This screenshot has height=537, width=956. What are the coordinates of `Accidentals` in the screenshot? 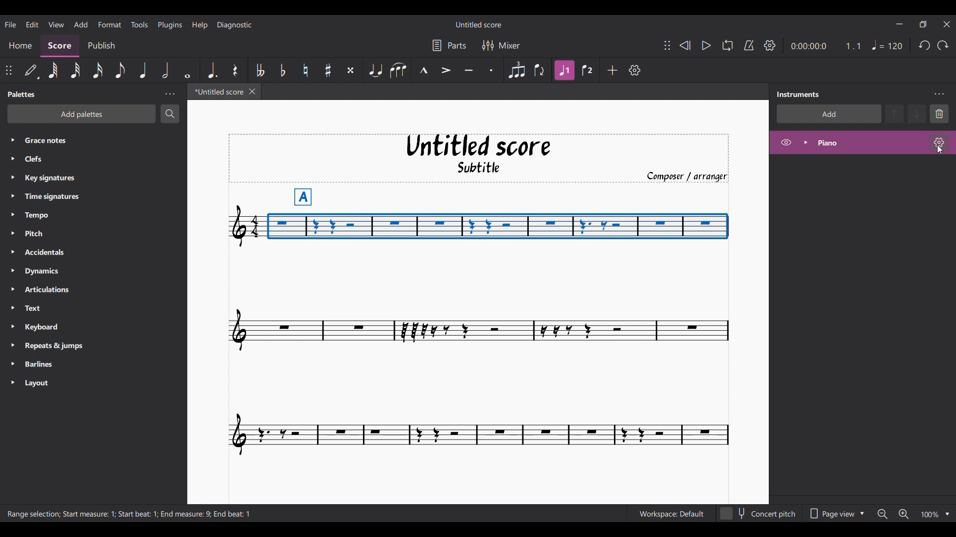 It's located at (59, 253).